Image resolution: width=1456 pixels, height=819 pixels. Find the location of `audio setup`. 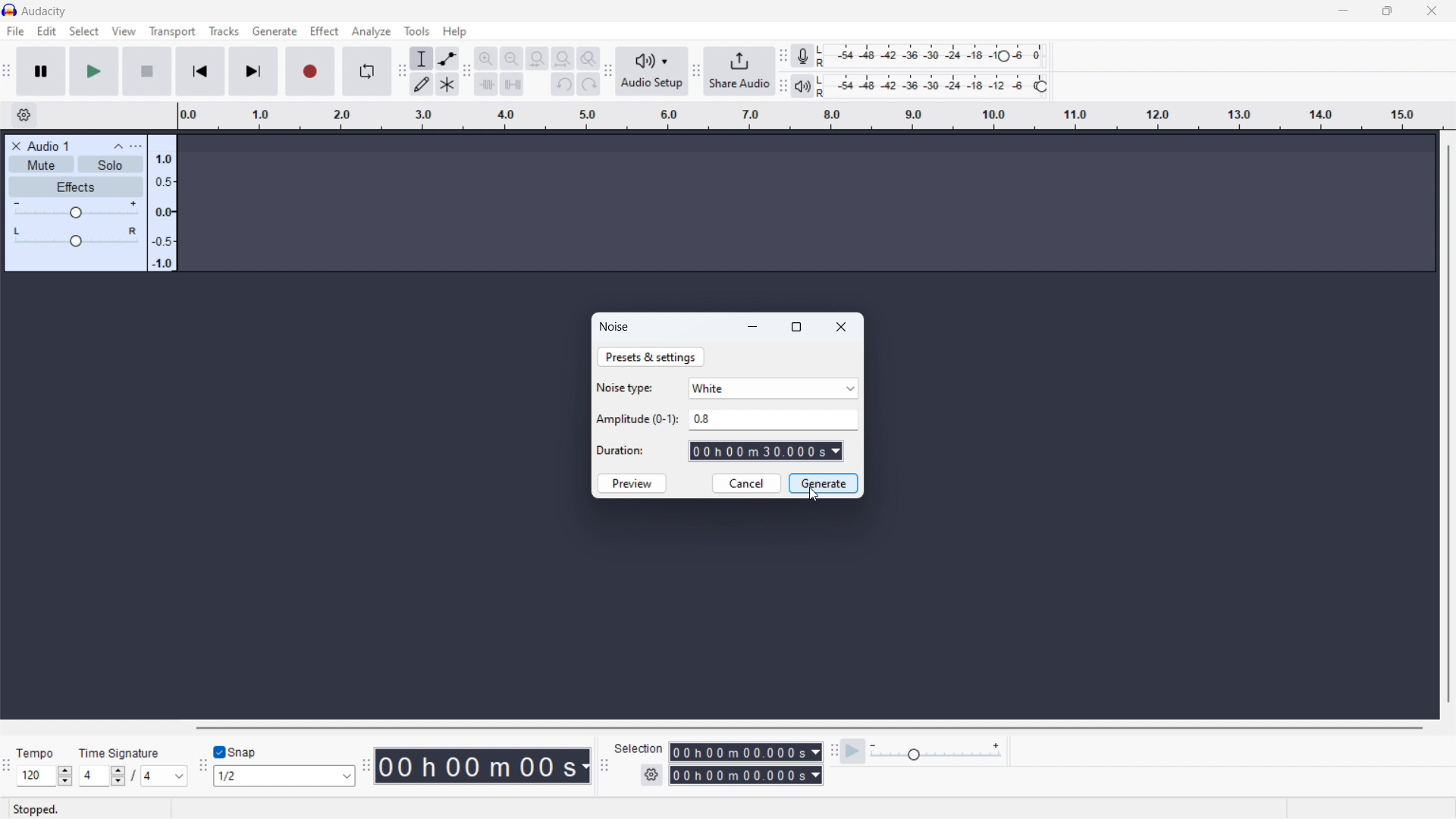

audio setup is located at coordinates (651, 71).